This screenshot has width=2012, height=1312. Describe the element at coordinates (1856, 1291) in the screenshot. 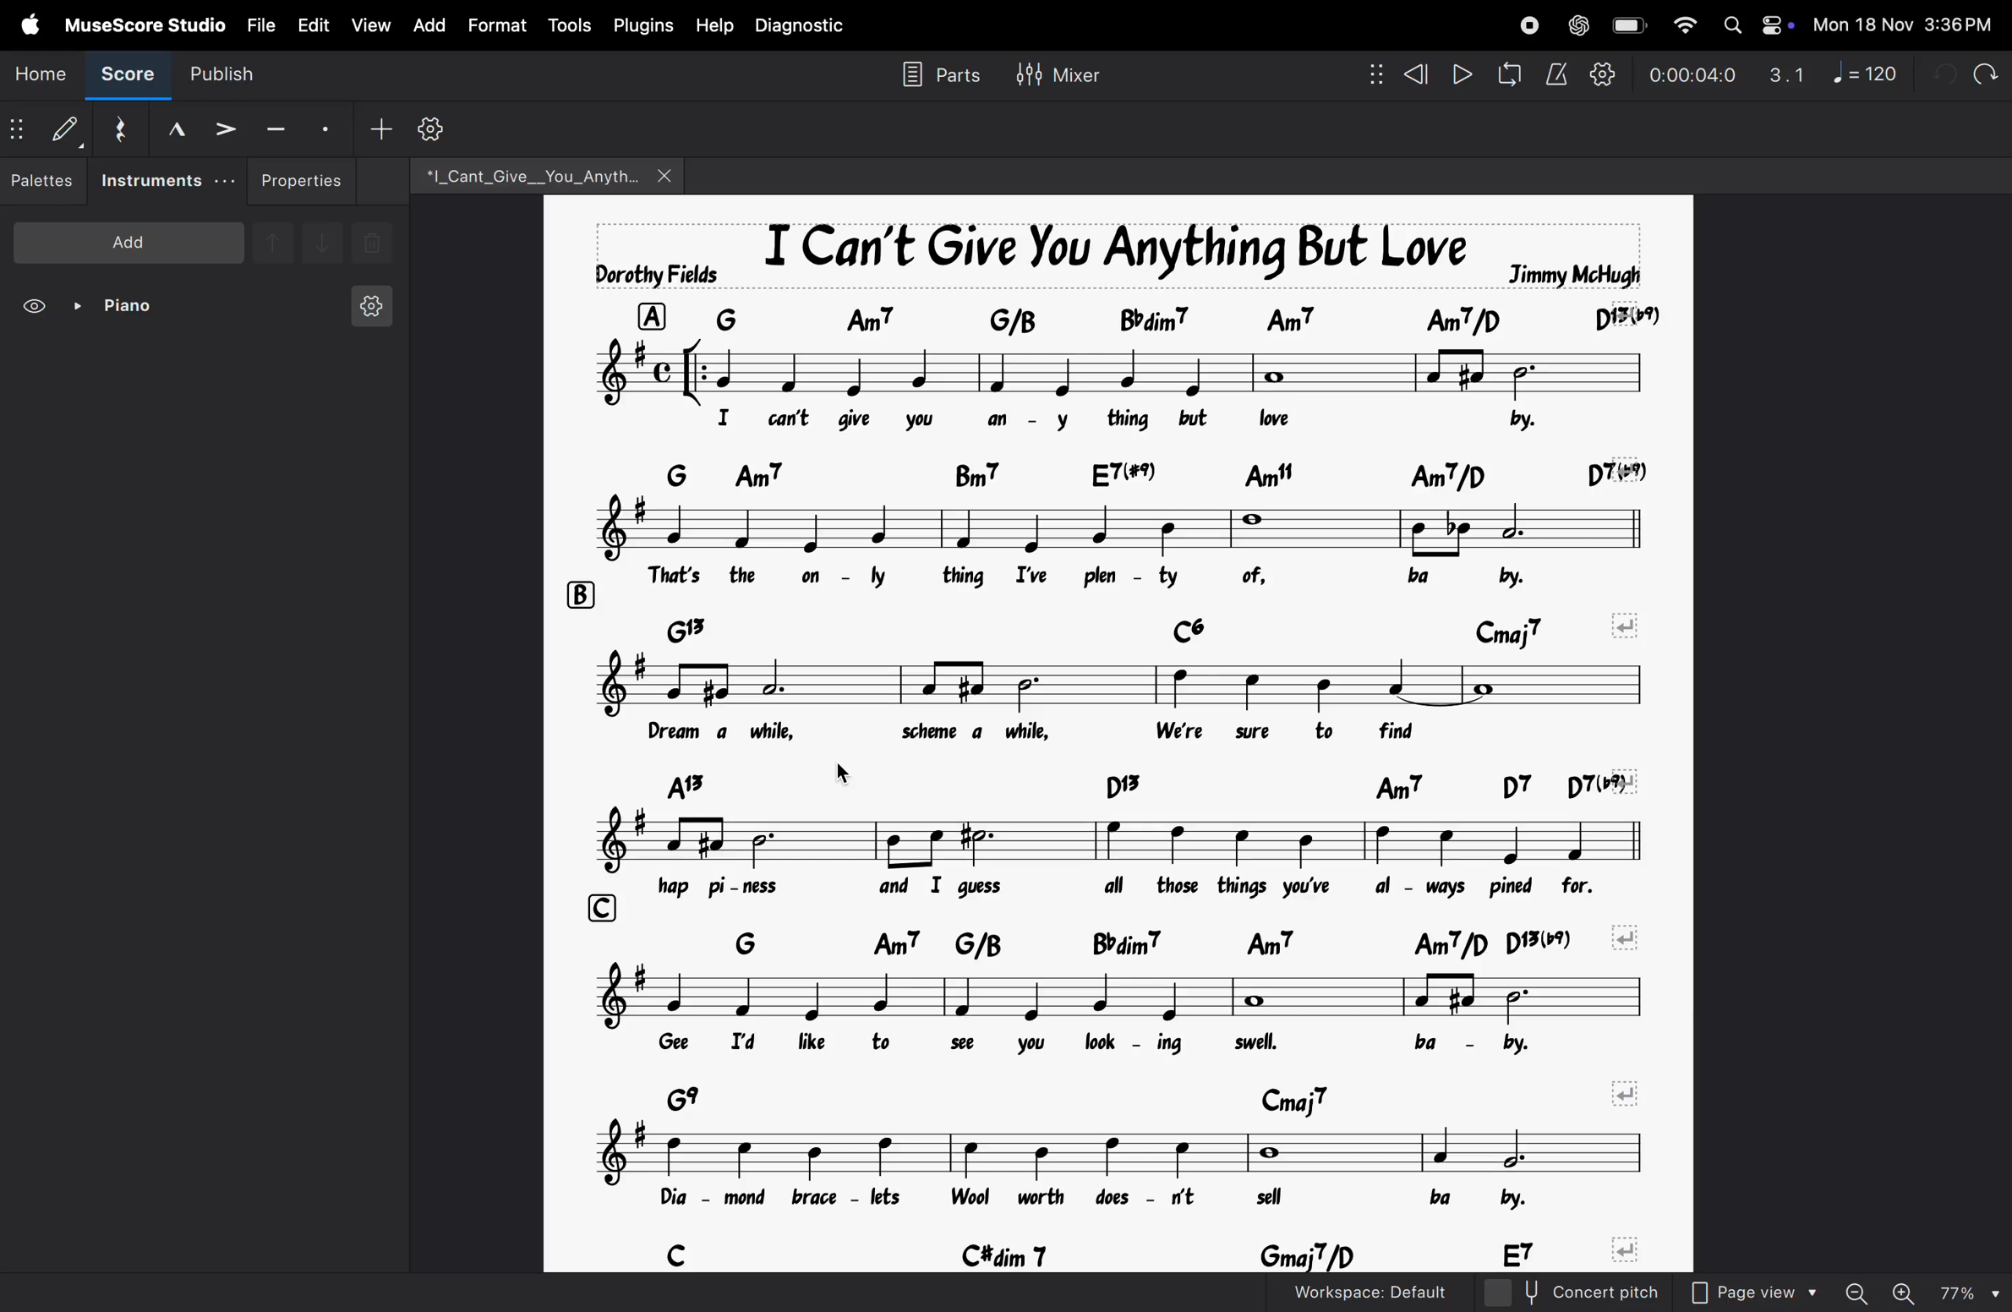

I see `zoom out` at that location.